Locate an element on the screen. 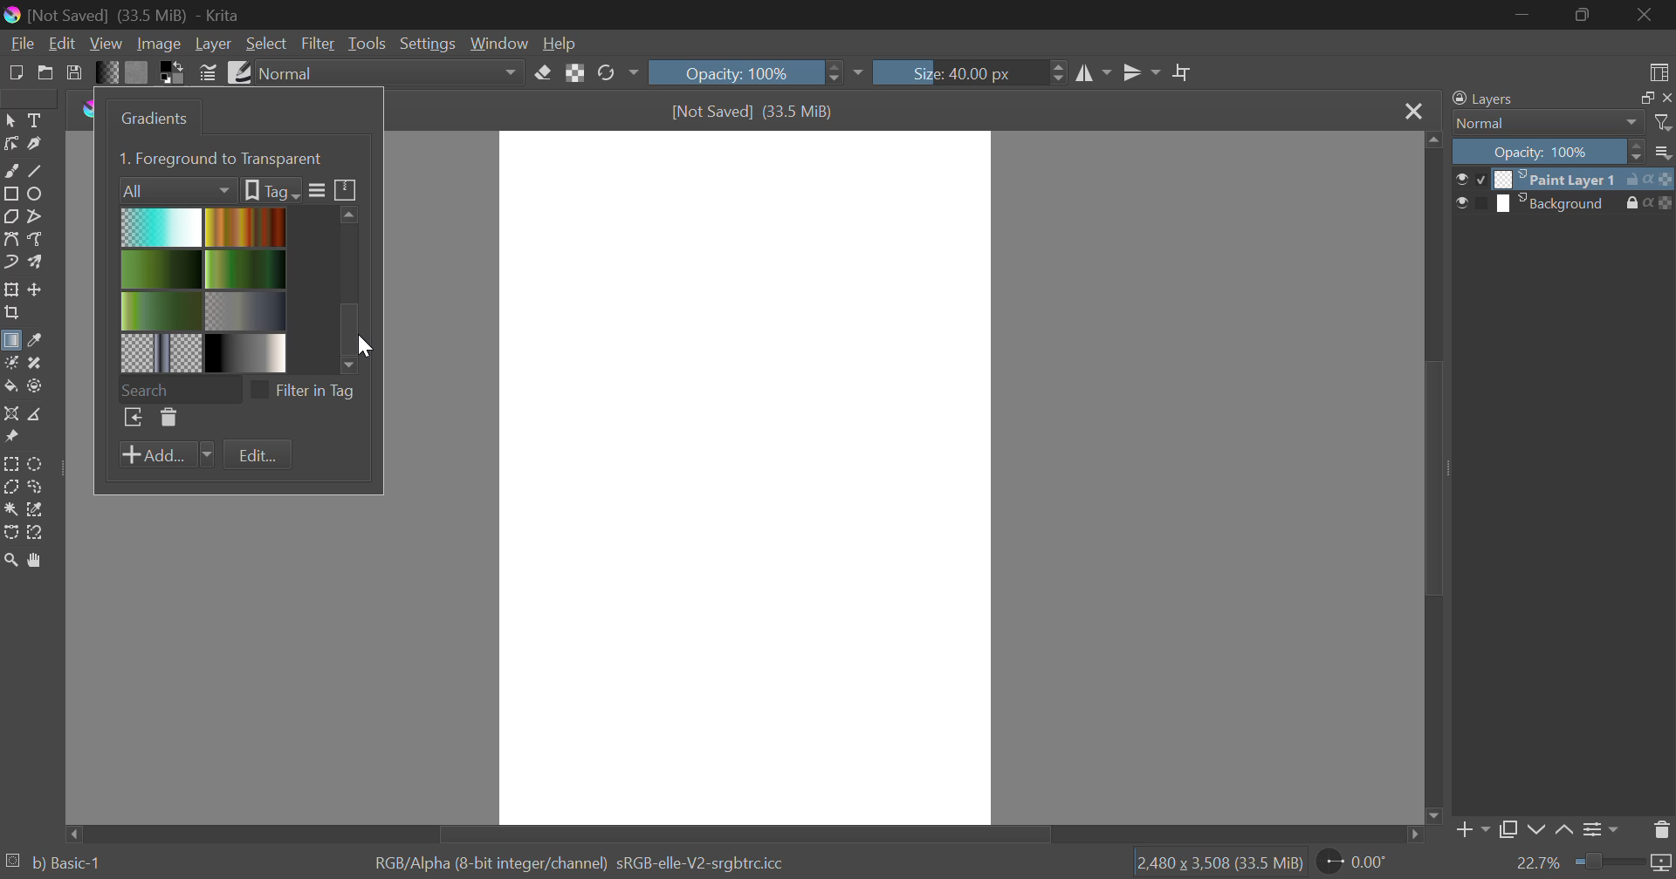 The image size is (1676, 879). Horizontal Mirror Flip is located at coordinates (1137, 75).